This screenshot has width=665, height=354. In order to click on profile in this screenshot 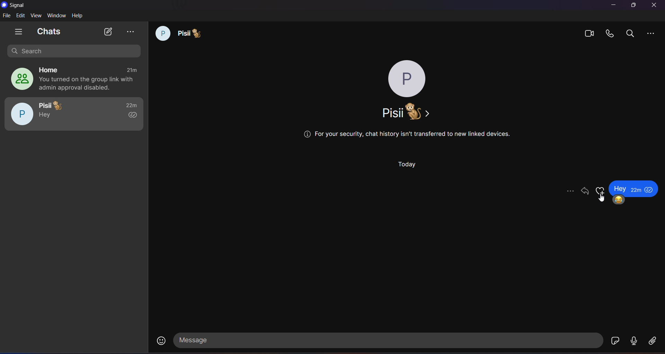, I will do `click(406, 78)`.